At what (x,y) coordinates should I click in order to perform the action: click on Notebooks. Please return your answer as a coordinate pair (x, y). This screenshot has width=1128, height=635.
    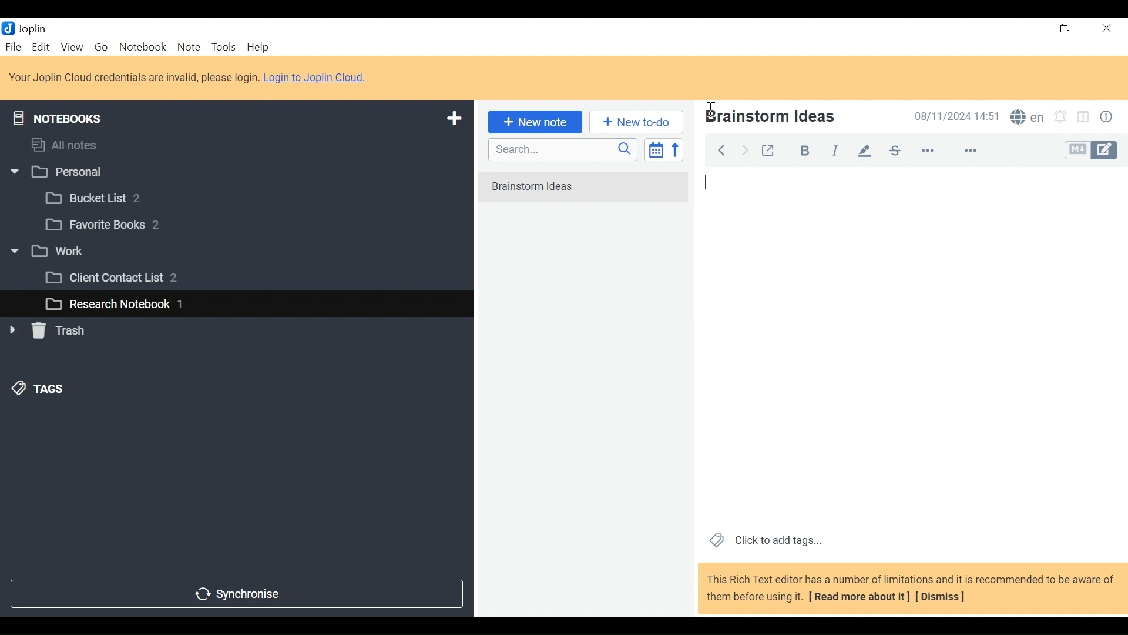
    Looking at the image, I should click on (66, 116).